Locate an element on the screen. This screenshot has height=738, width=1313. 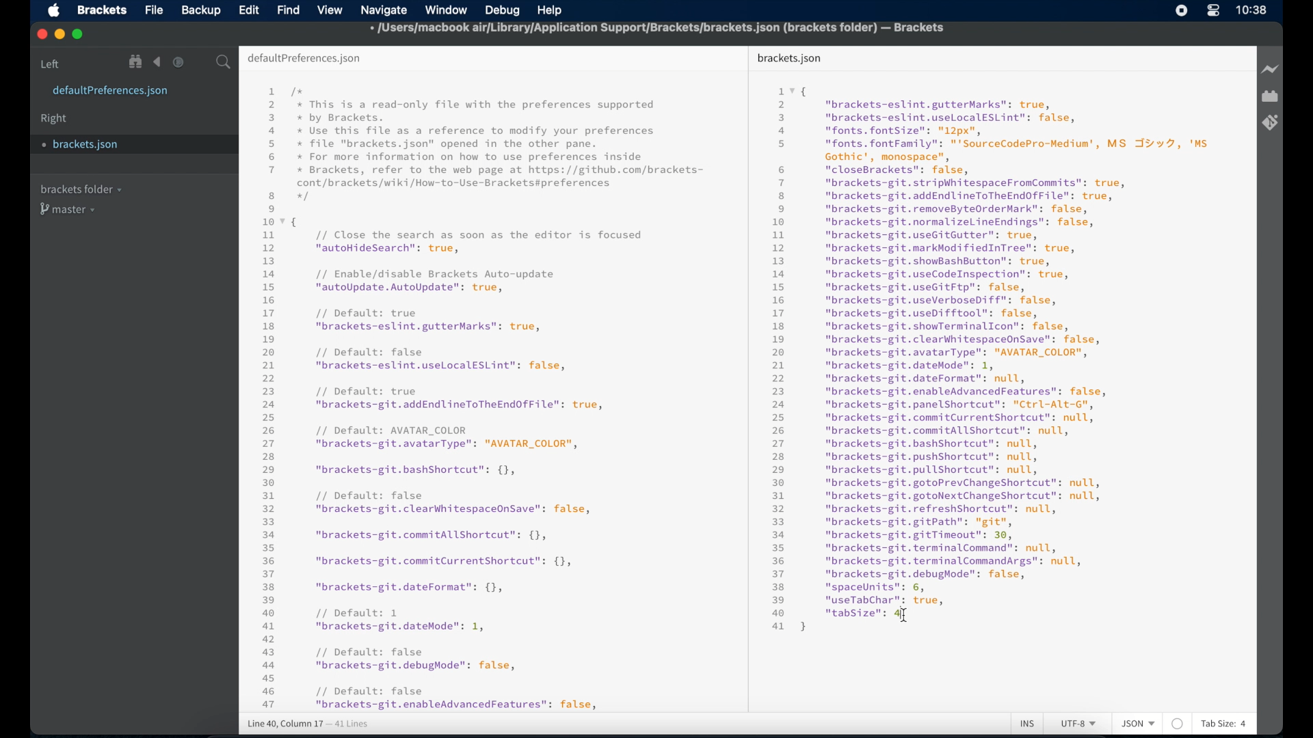
find is located at coordinates (289, 10).